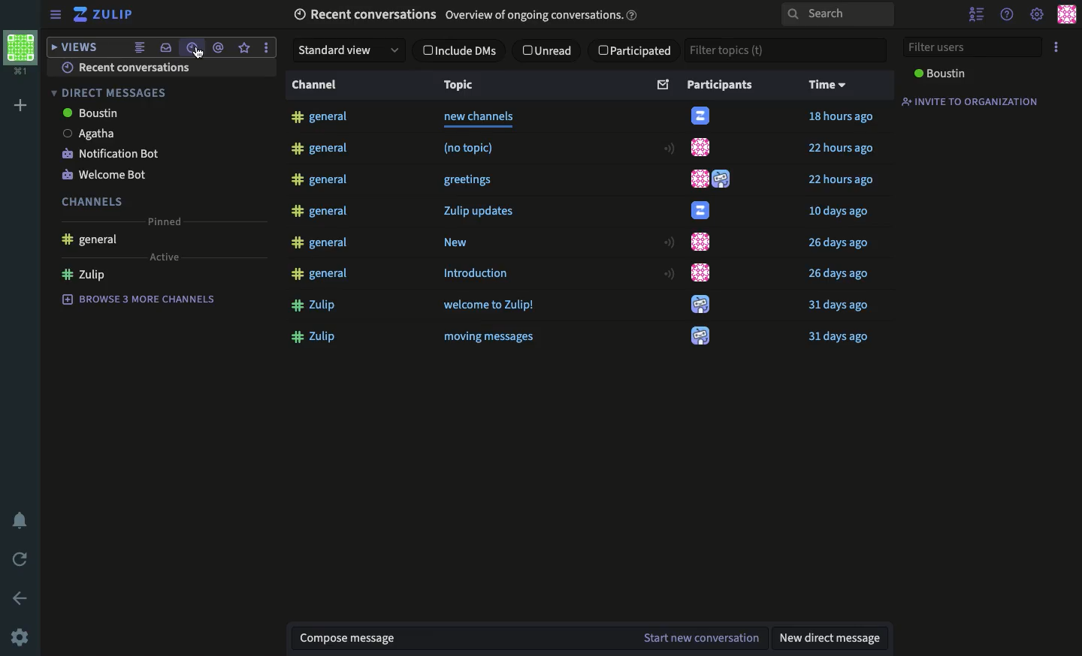 Image resolution: width=1082 pixels, height=656 pixels. I want to click on sidebar, so click(56, 14).